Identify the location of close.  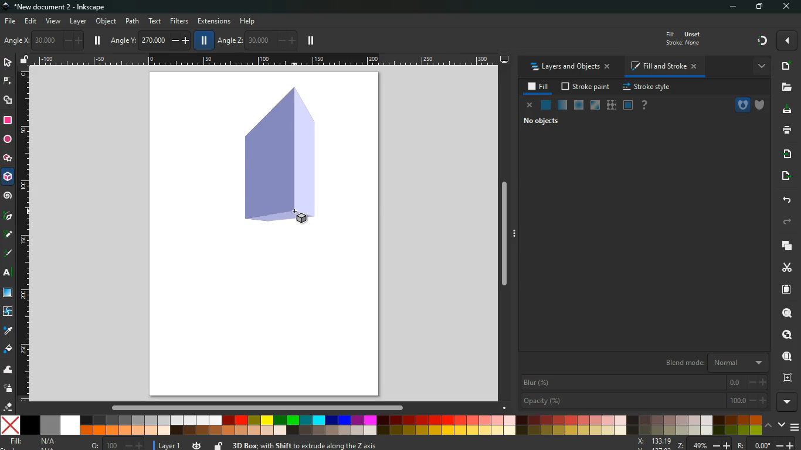
(786, 7).